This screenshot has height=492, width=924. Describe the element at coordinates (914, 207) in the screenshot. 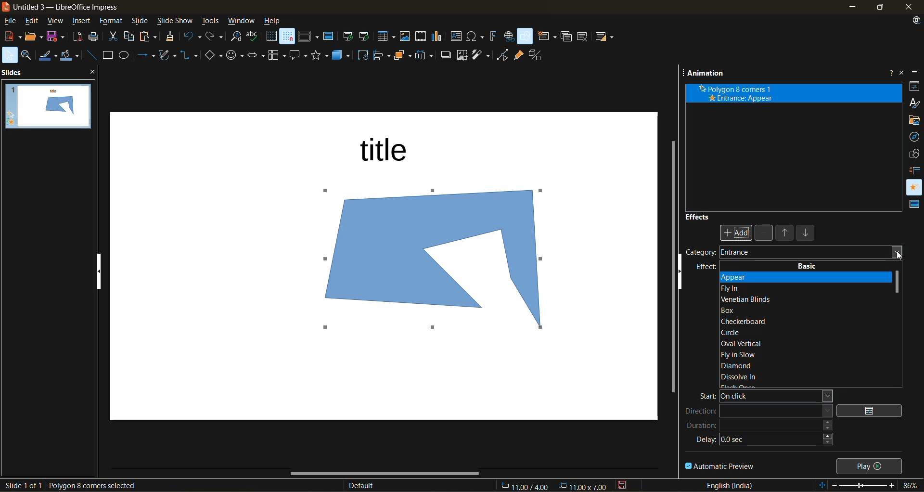

I see `master slides` at that location.